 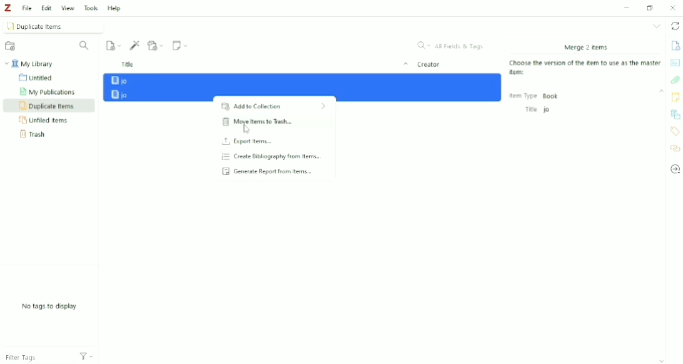 I want to click on Title, so click(x=263, y=64).